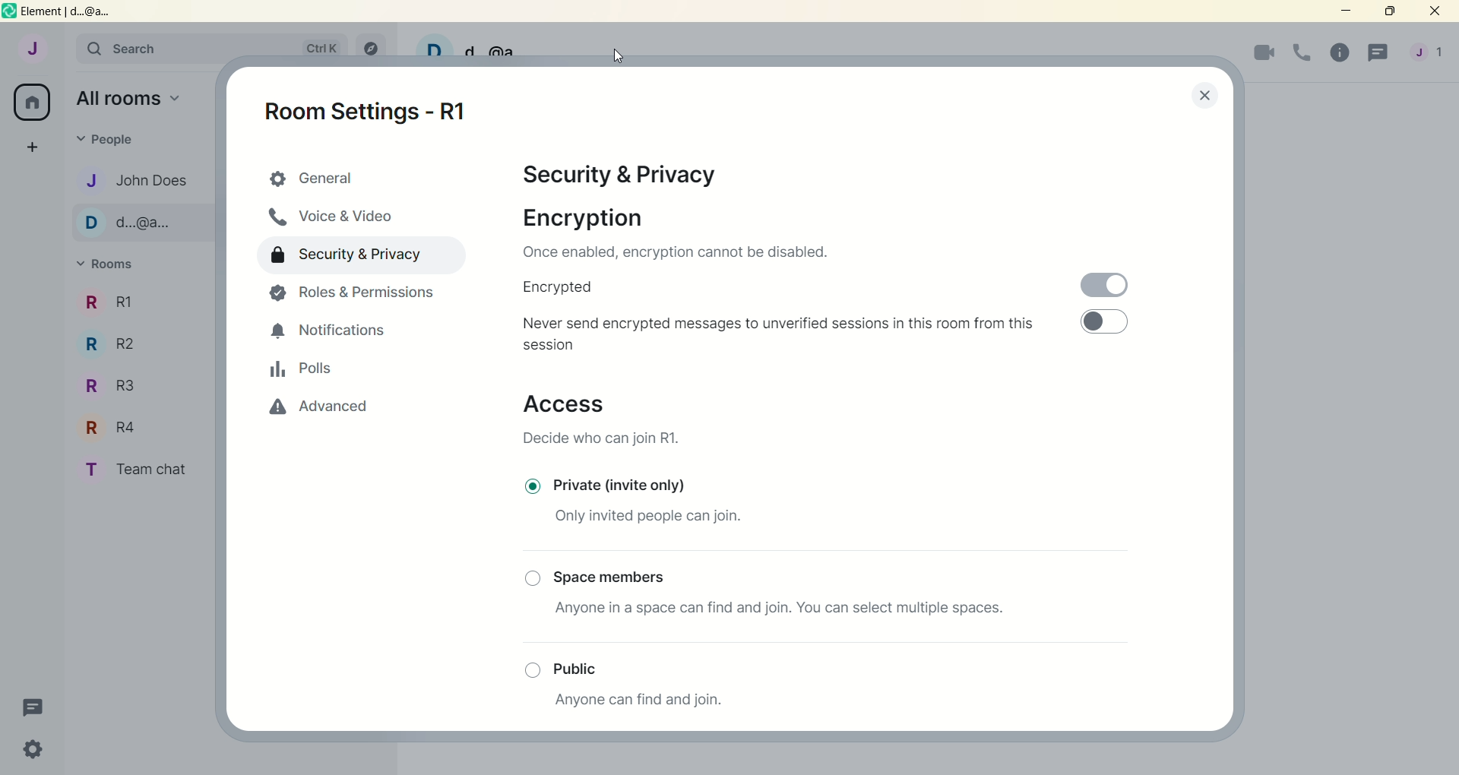 This screenshot has width=1459, height=775. Describe the element at coordinates (138, 183) in the screenshot. I see `J John Does` at that location.